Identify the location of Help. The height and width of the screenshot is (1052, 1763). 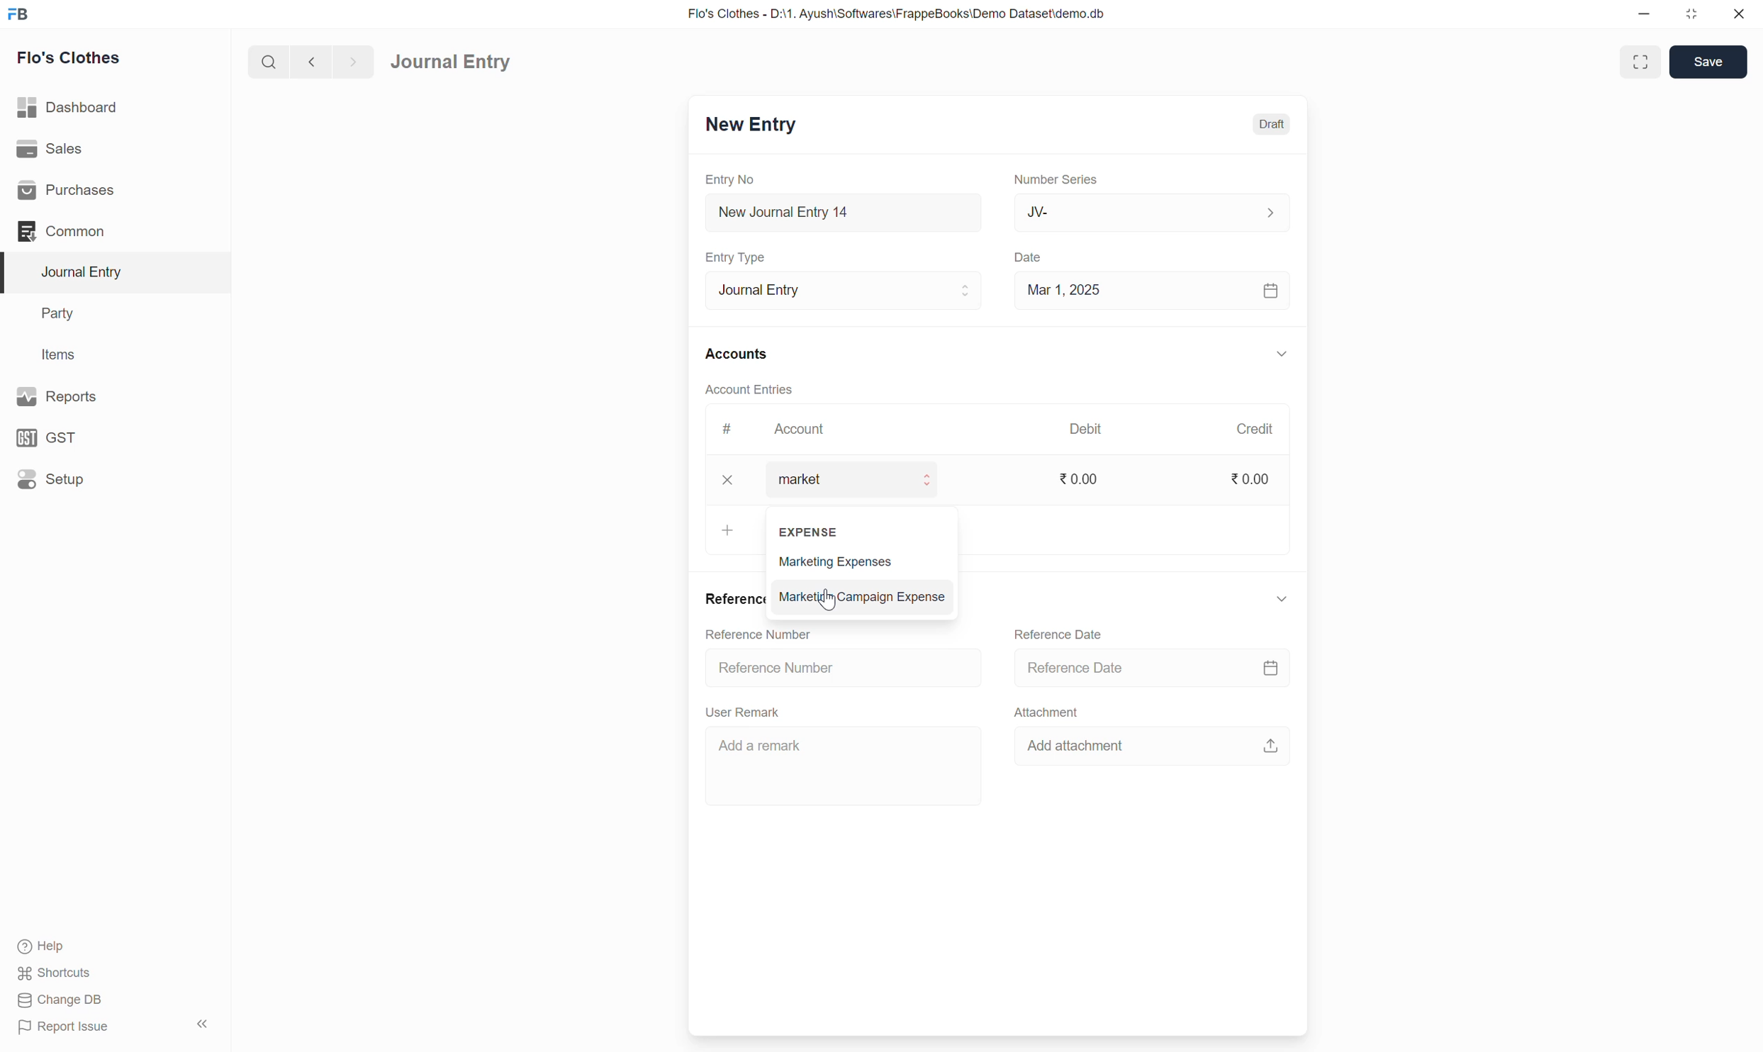
(45, 947).